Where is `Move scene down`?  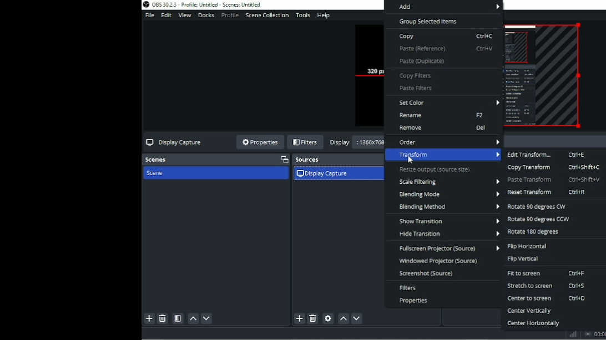 Move scene down is located at coordinates (208, 318).